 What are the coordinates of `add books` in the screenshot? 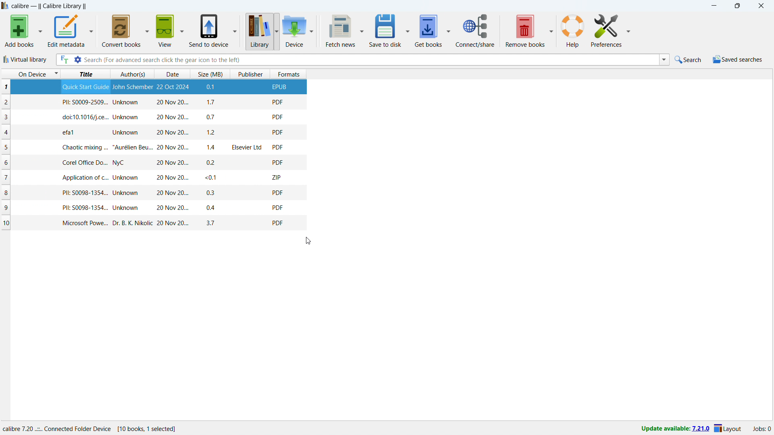 It's located at (20, 31).